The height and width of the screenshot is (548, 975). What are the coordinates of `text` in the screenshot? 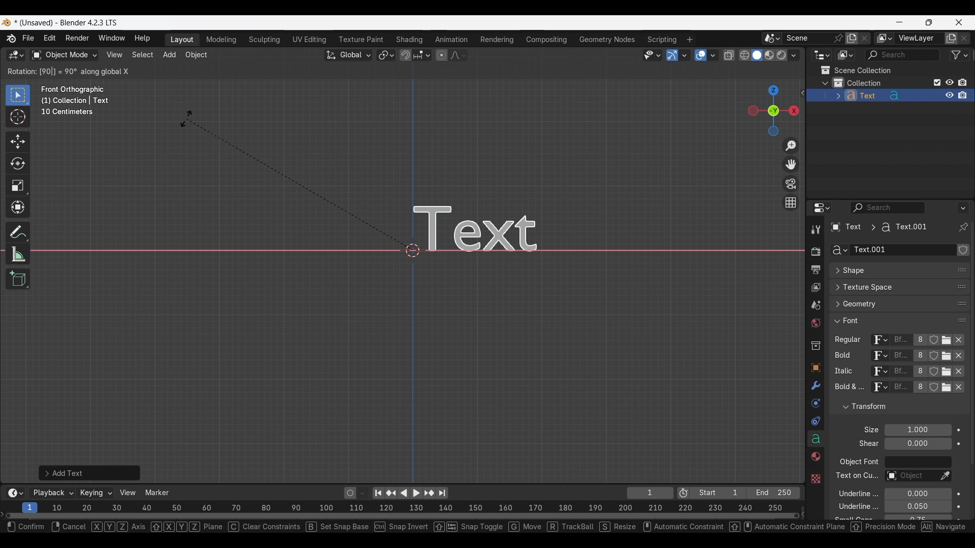 It's located at (848, 388).